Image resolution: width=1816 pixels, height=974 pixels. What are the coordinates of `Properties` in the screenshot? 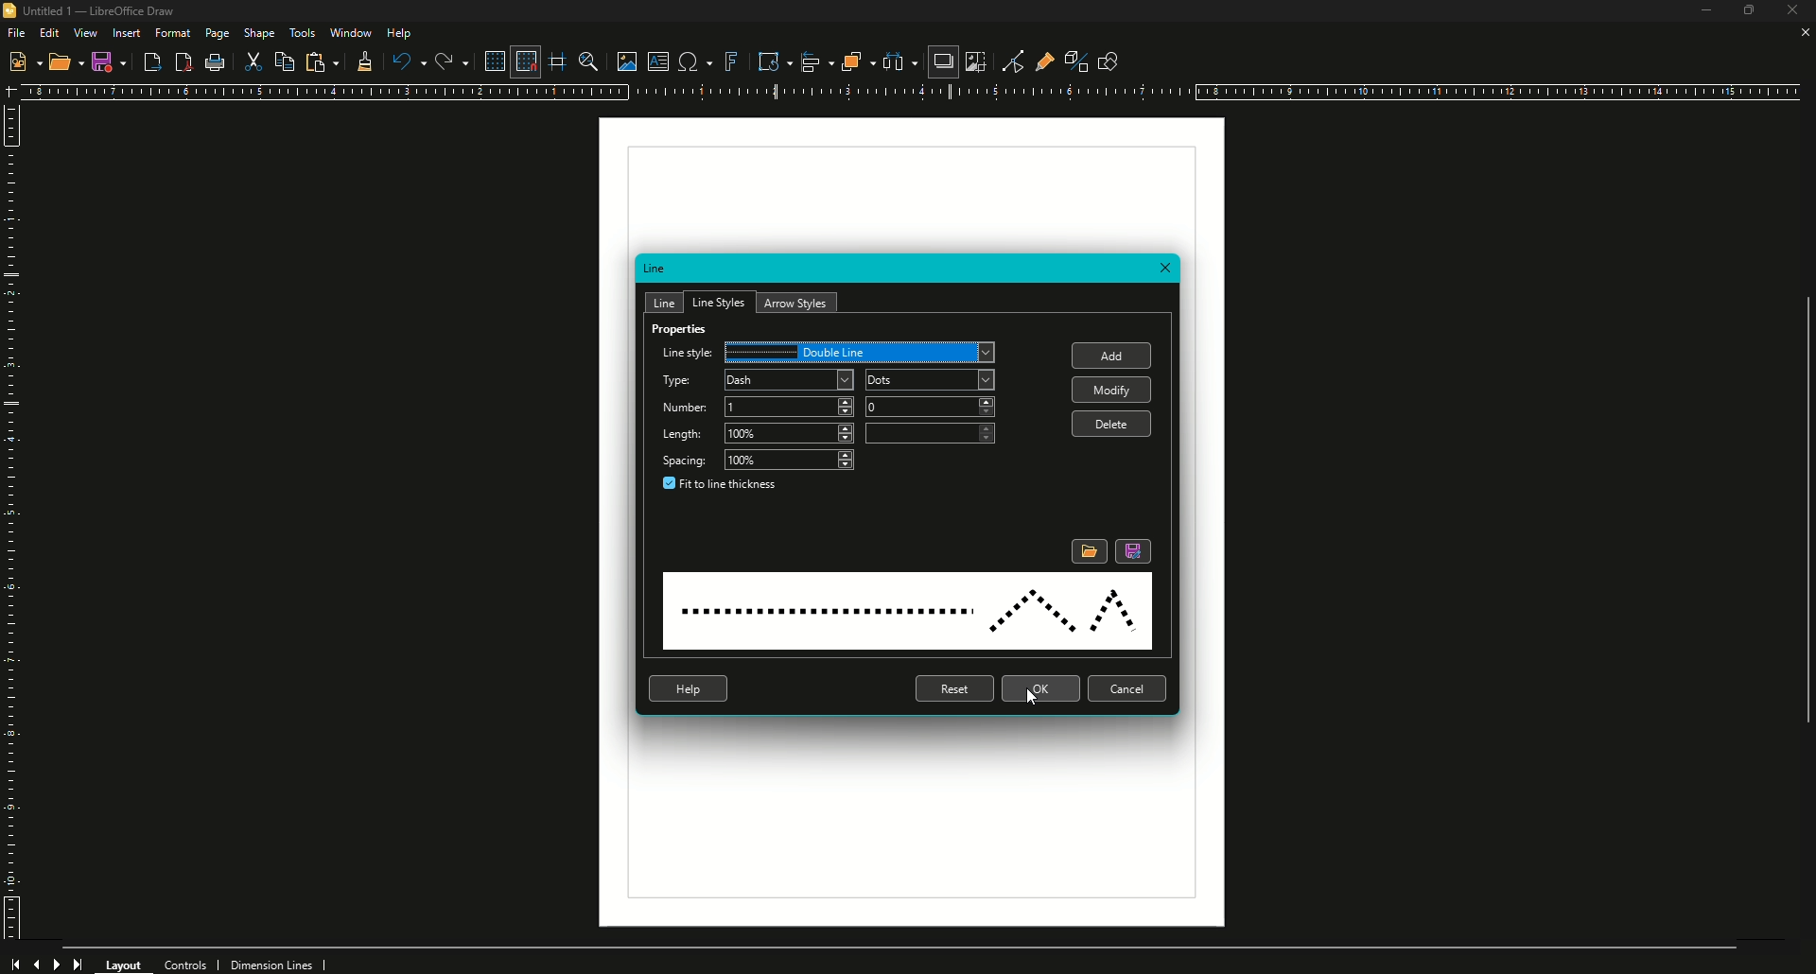 It's located at (681, 333).